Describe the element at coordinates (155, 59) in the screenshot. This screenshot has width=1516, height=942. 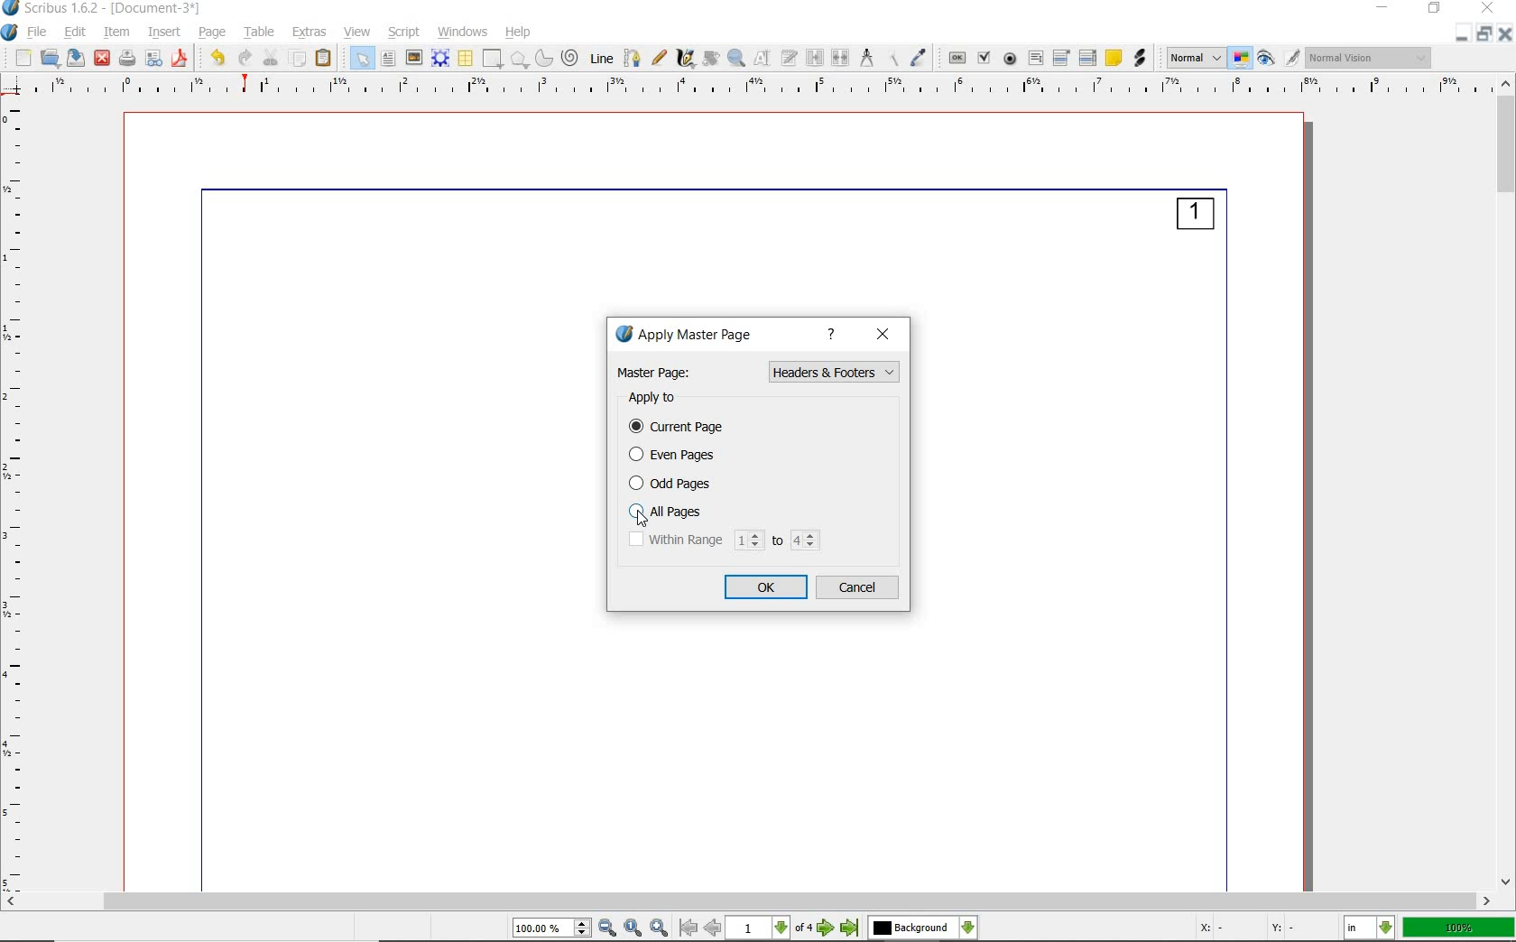
I see `preflight verifier` at that location.